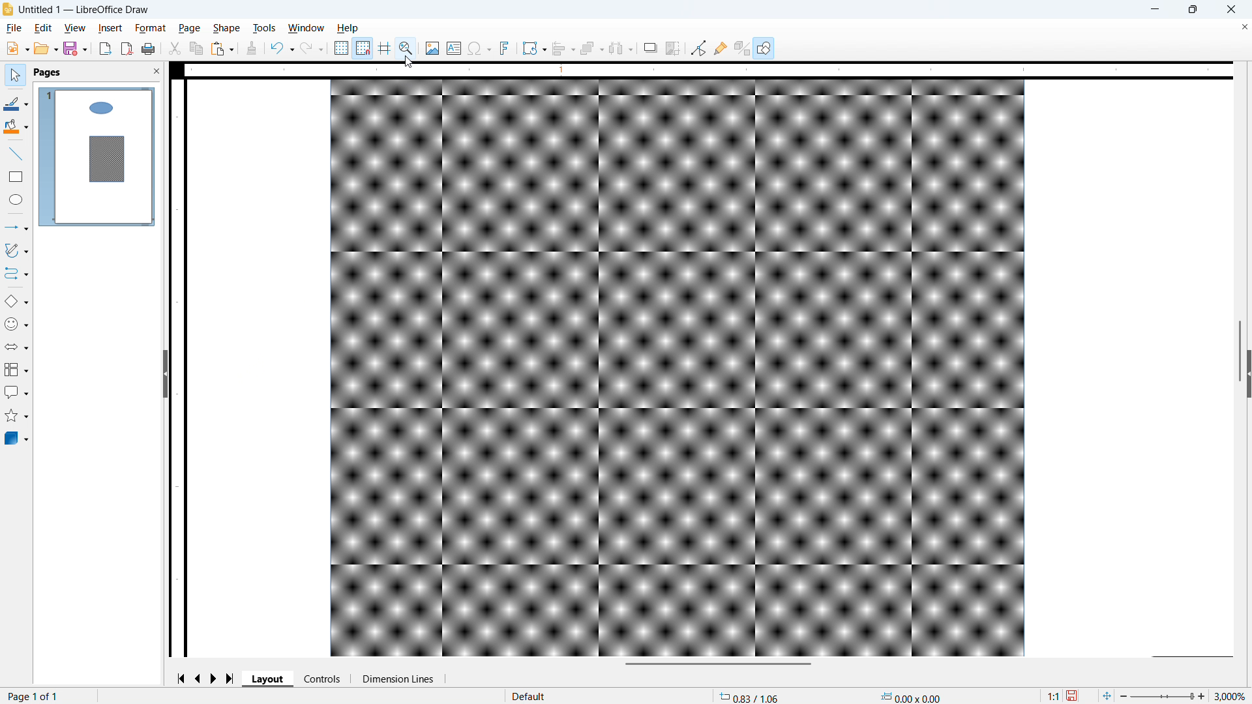 Image resolution: width=1252 pixels, height=704 pixels. What do you see at coordinates (721, 48) in the screenshot?
I see `Show glue point functions ` at bounding box center [721, 48].